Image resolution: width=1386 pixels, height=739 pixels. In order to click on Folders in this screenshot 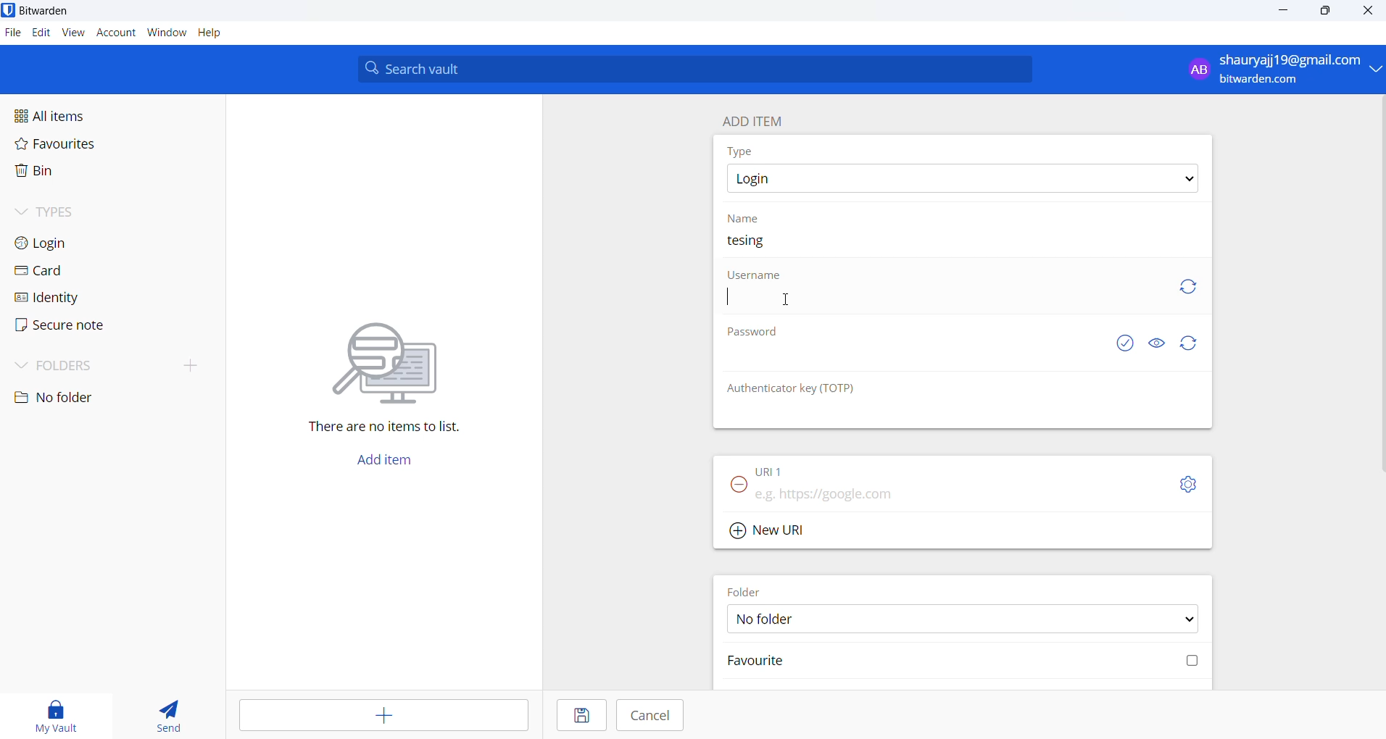, I will do `click(74, 363)`.